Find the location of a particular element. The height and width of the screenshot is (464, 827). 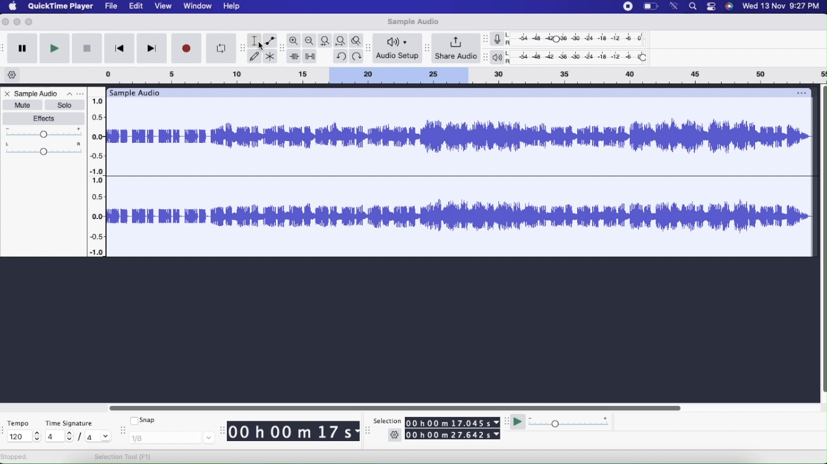

Multi-tool is located at coordinates (271, 57).